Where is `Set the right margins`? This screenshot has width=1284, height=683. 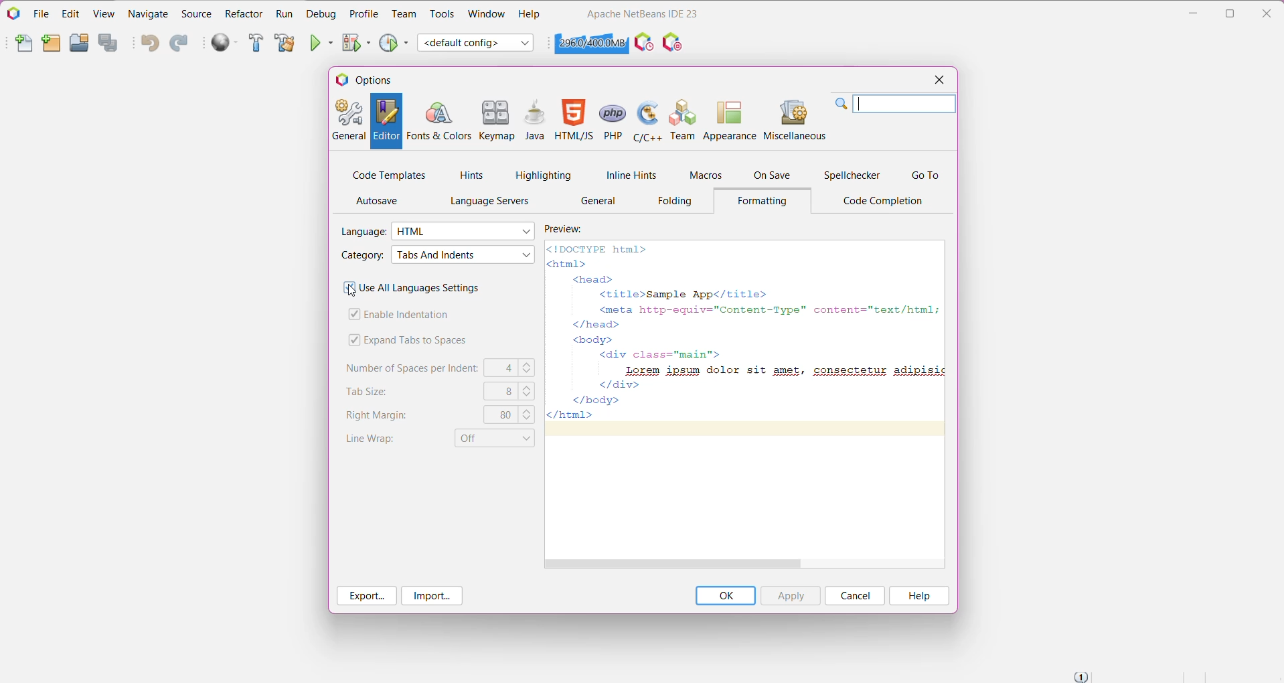 Set the right margins is located at coordinates (529, 414).